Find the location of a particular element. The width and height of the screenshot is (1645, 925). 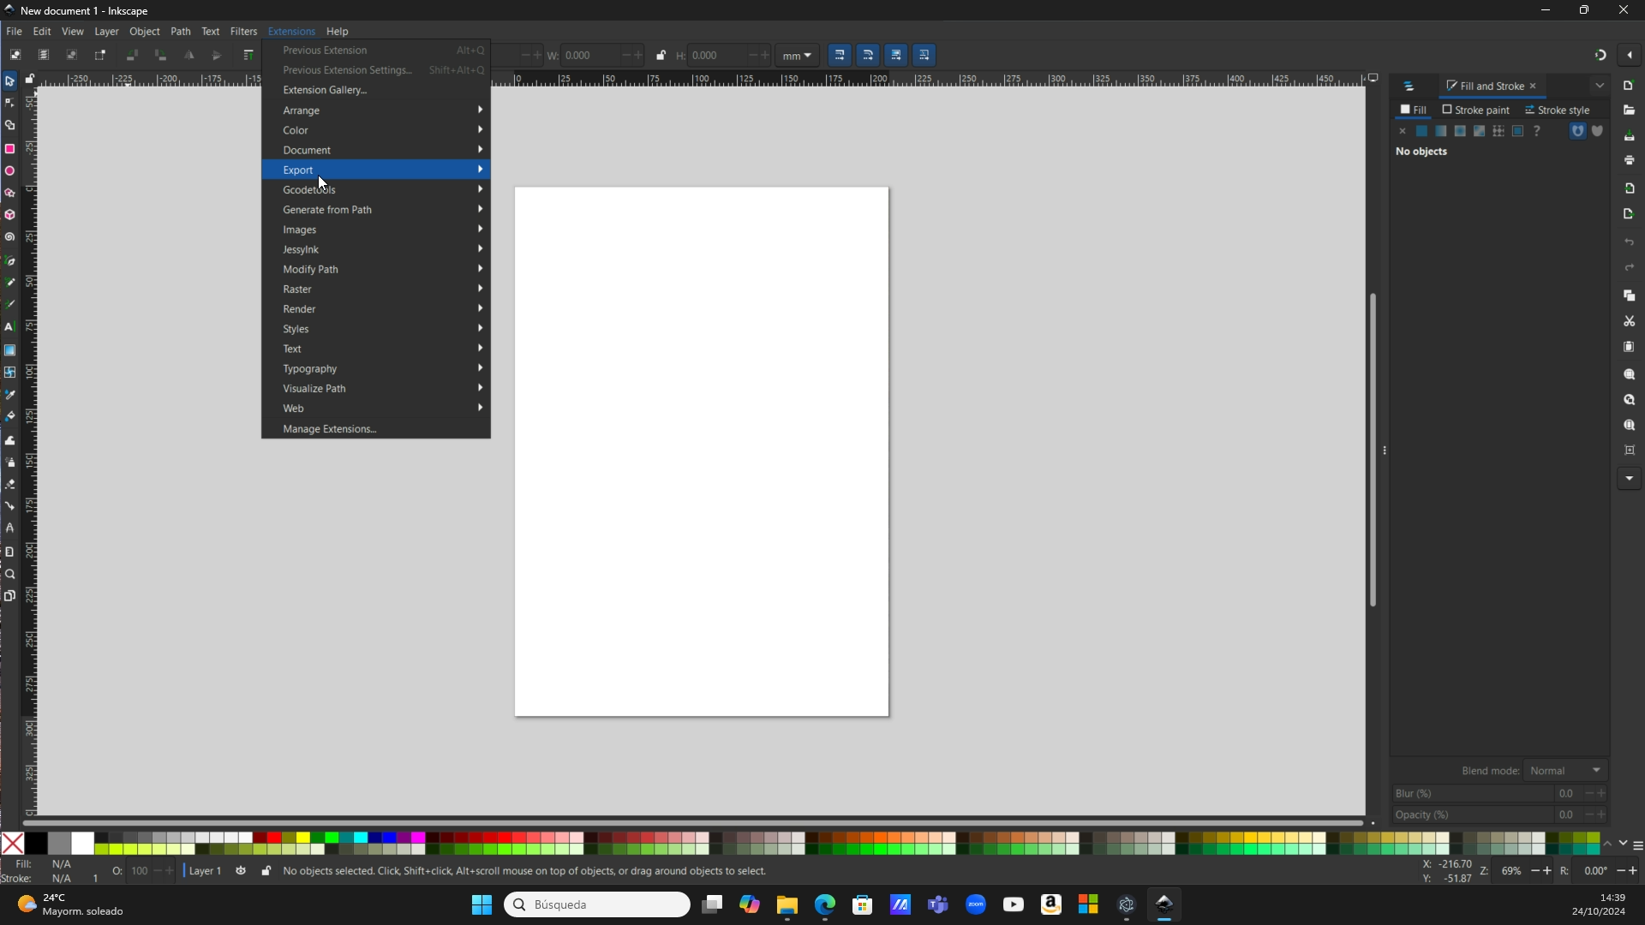

Object is located at coordinates (147, 32).